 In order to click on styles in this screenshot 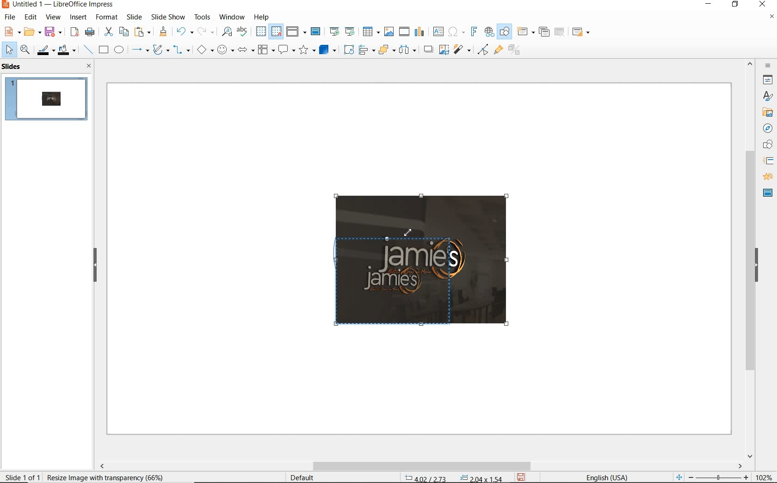, I will do `click(768, 97)`.